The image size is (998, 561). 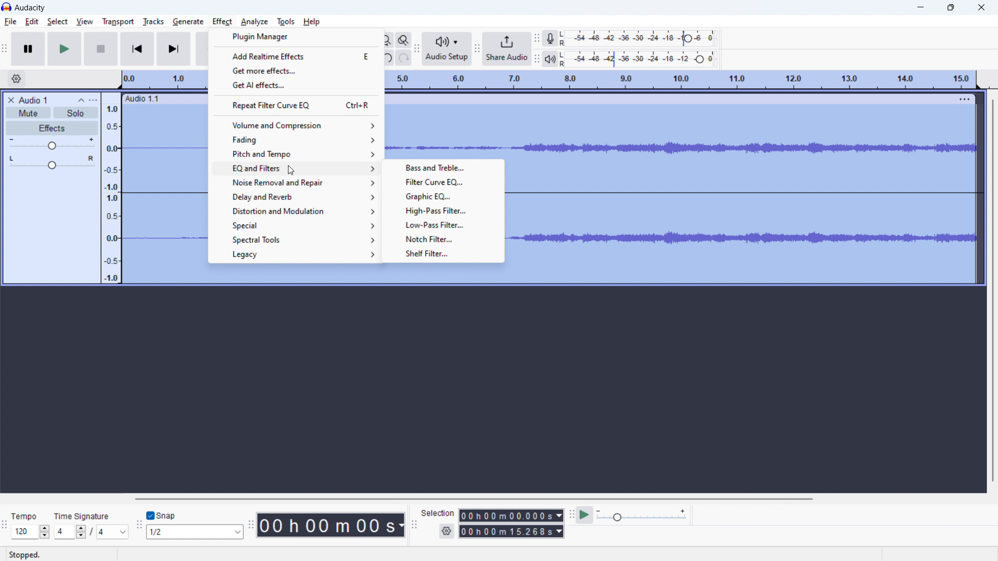 I want to click on view menu, so click(x=93, y=100).